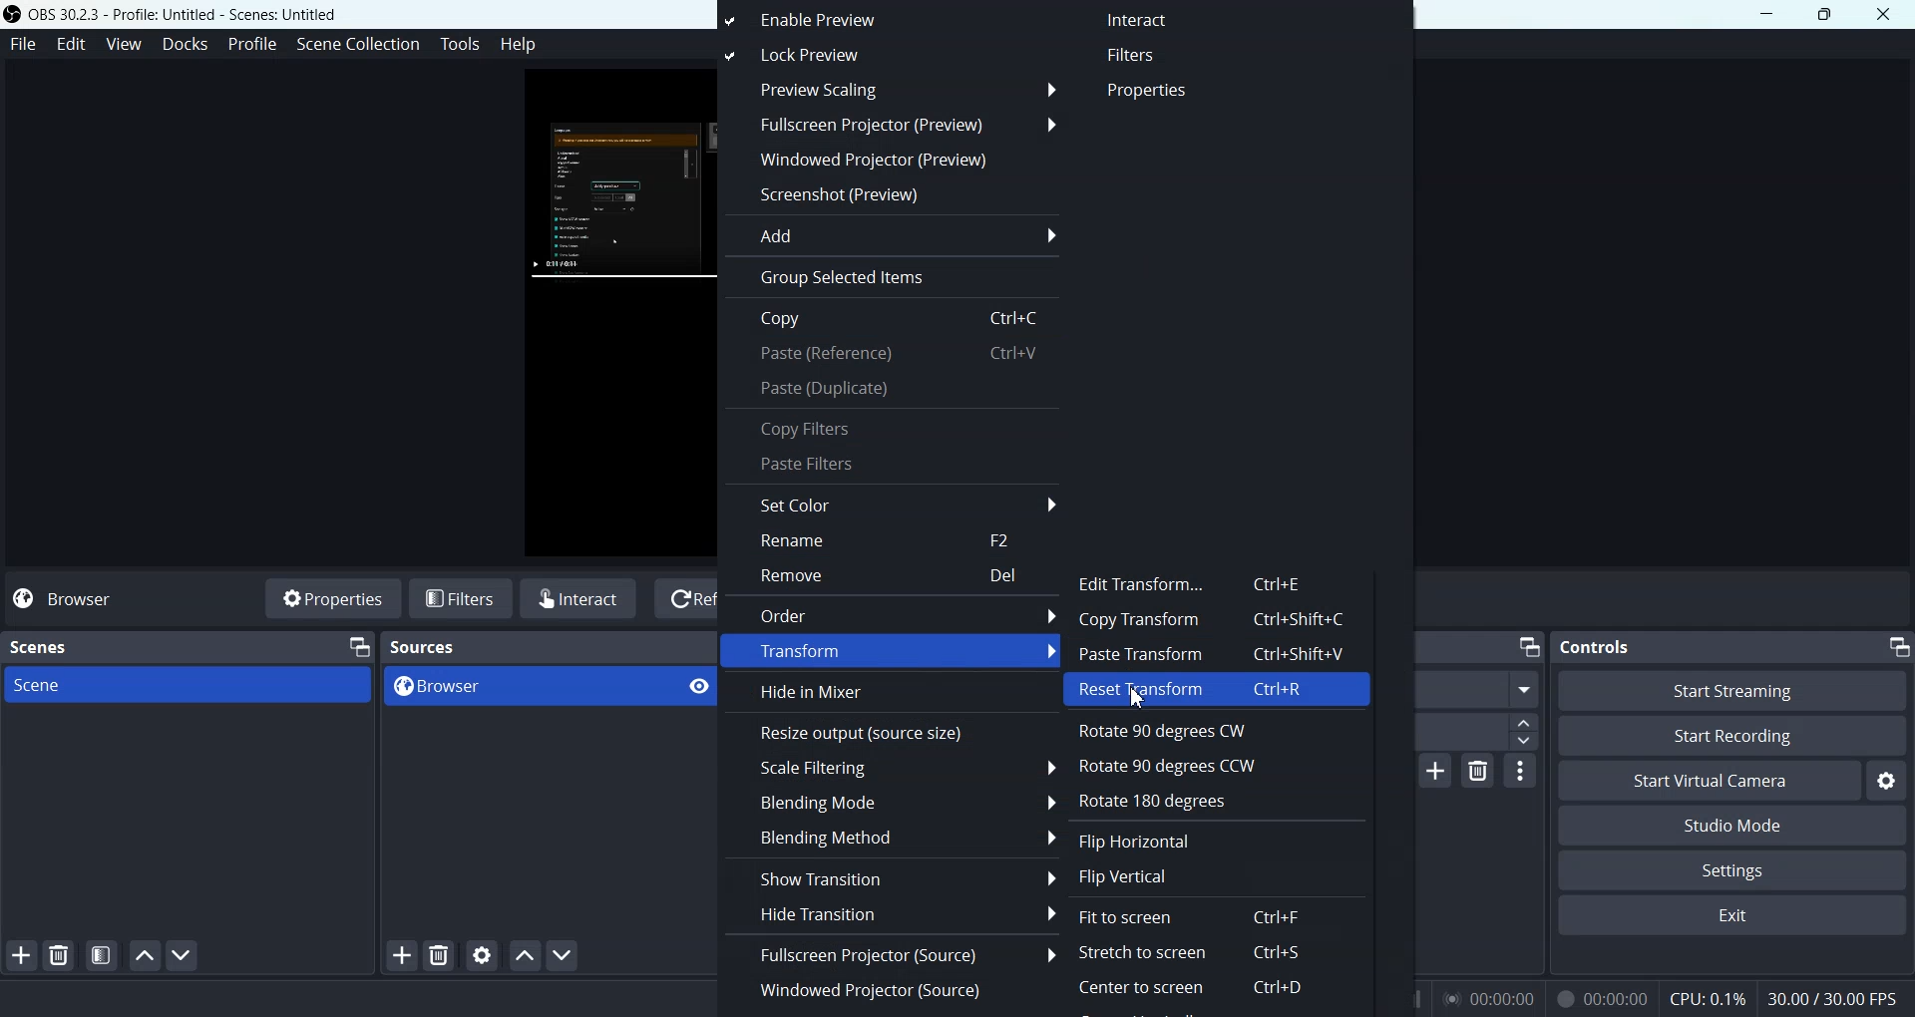 The height and width of the screenshot is (1017, 1915). Describe the element at coordinates (1732, 869) in the screenshot. I see `Settings` at that location.